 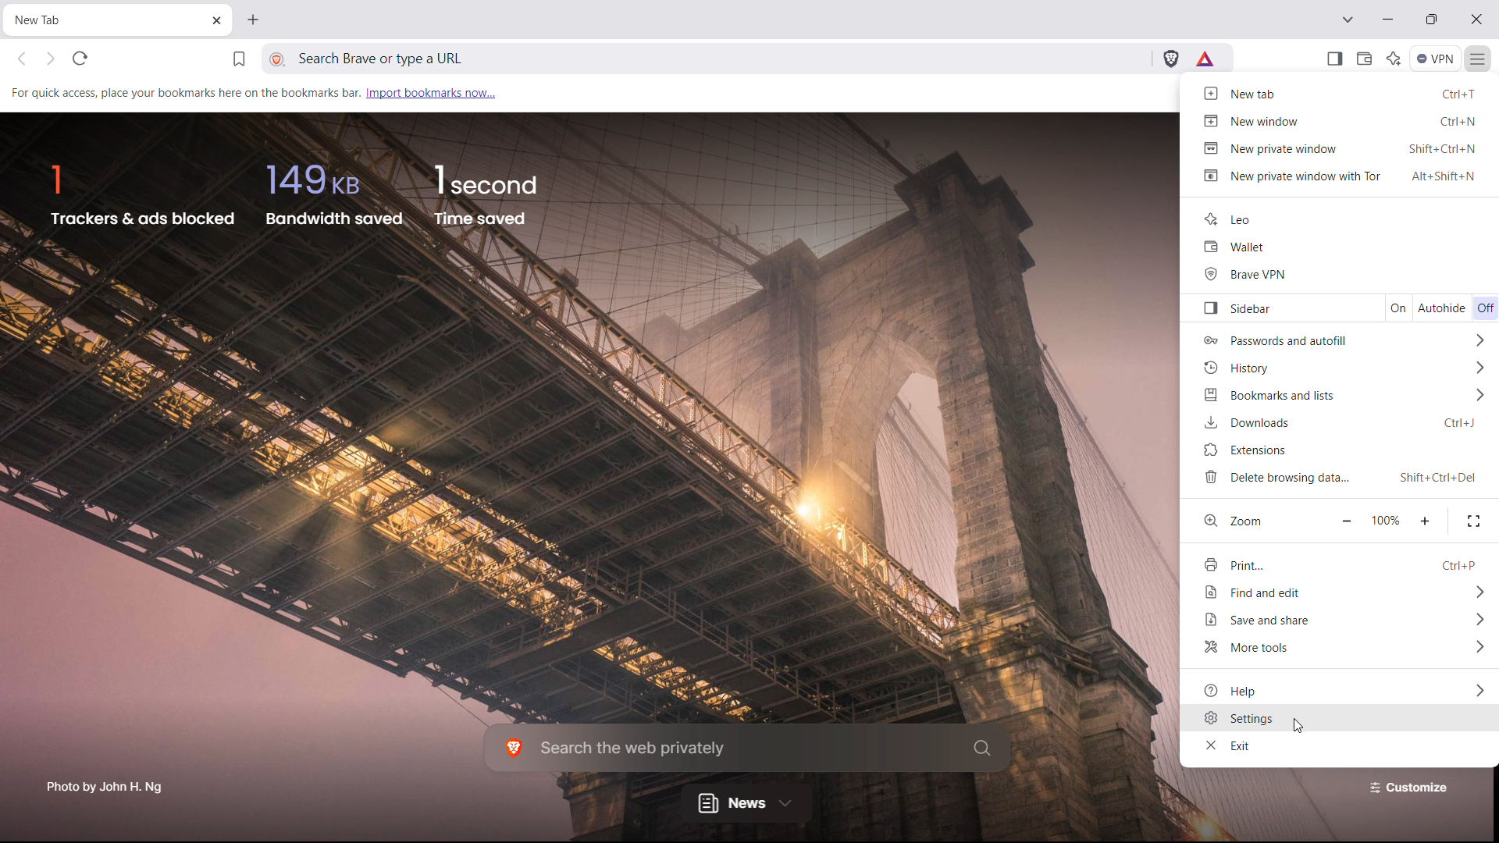 I want to click on extensions, so click(x=1341, y=447).